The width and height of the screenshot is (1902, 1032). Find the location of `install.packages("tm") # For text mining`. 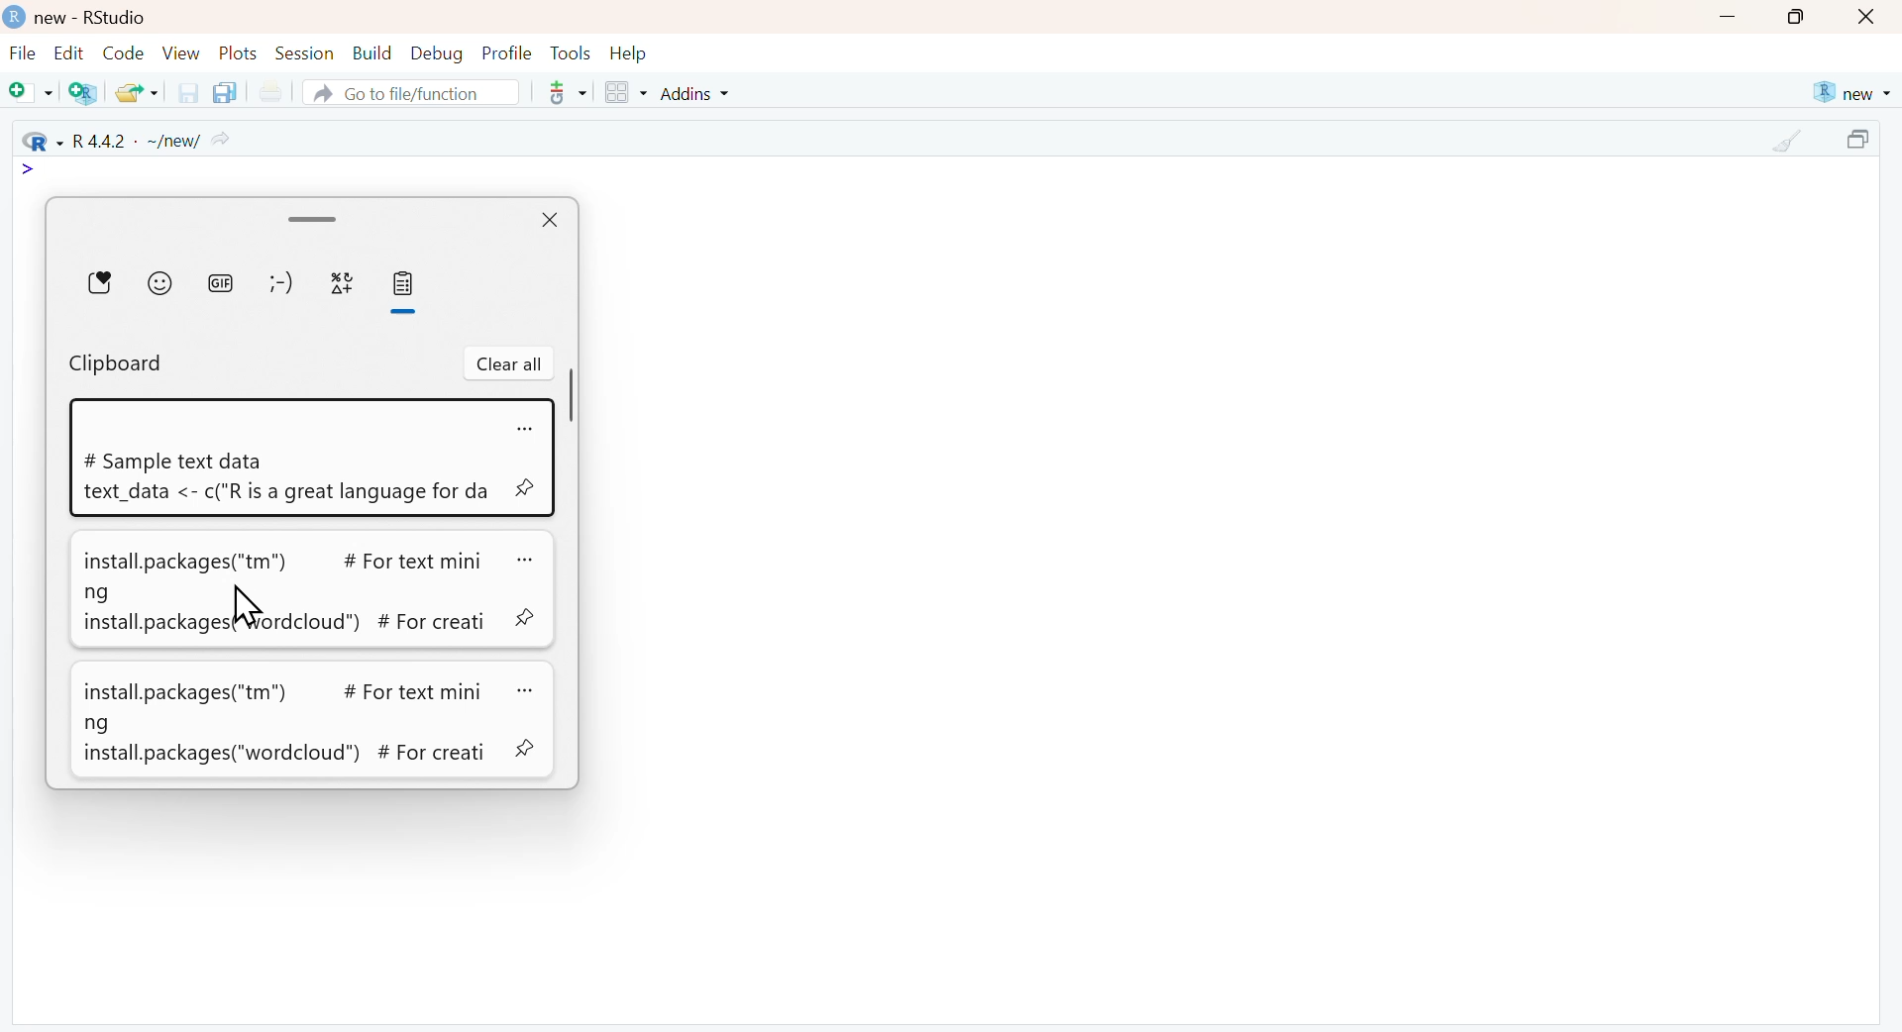

install.packages("tm") # For text mining is located at coordinates (284, 577).